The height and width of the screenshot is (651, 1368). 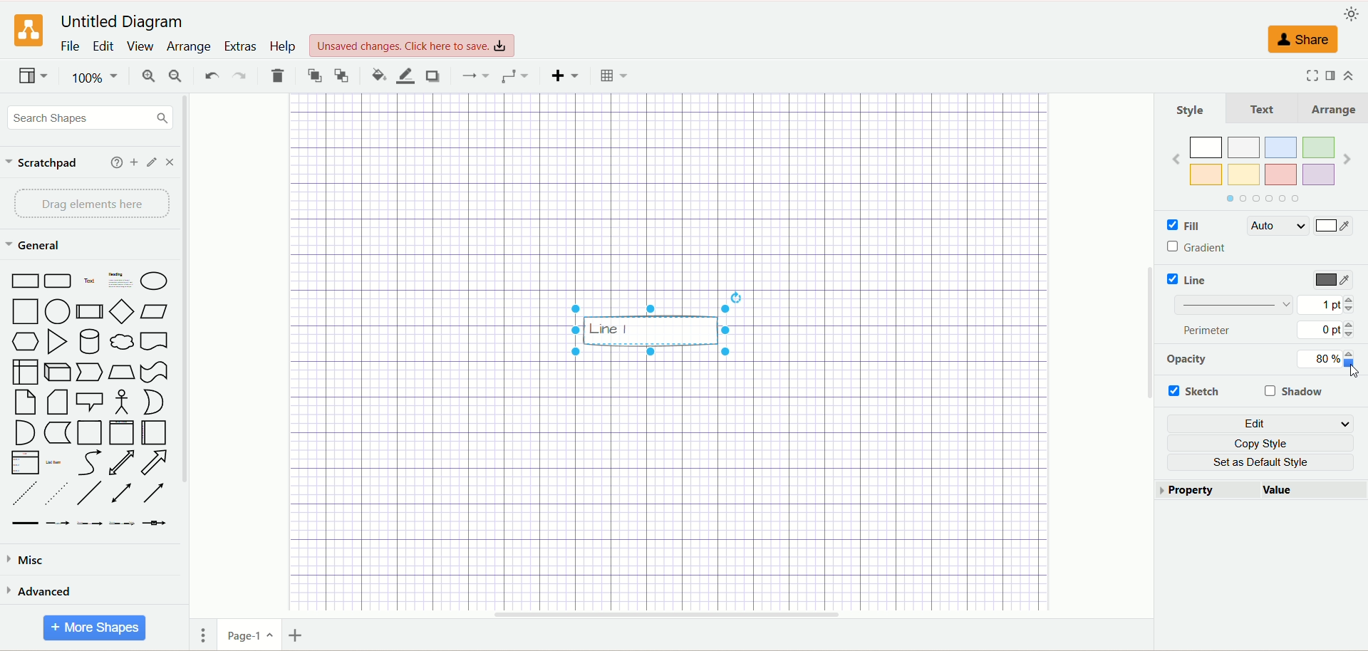 I want to click on Style, so click(x=1191, y=110).